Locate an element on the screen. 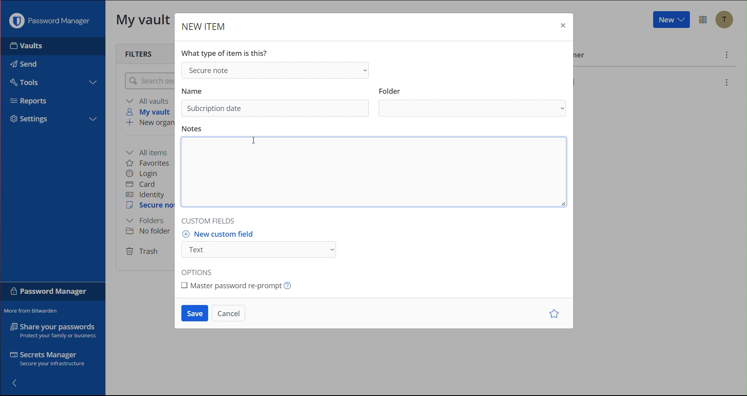  My Vault is located at coordinates (143, 19).